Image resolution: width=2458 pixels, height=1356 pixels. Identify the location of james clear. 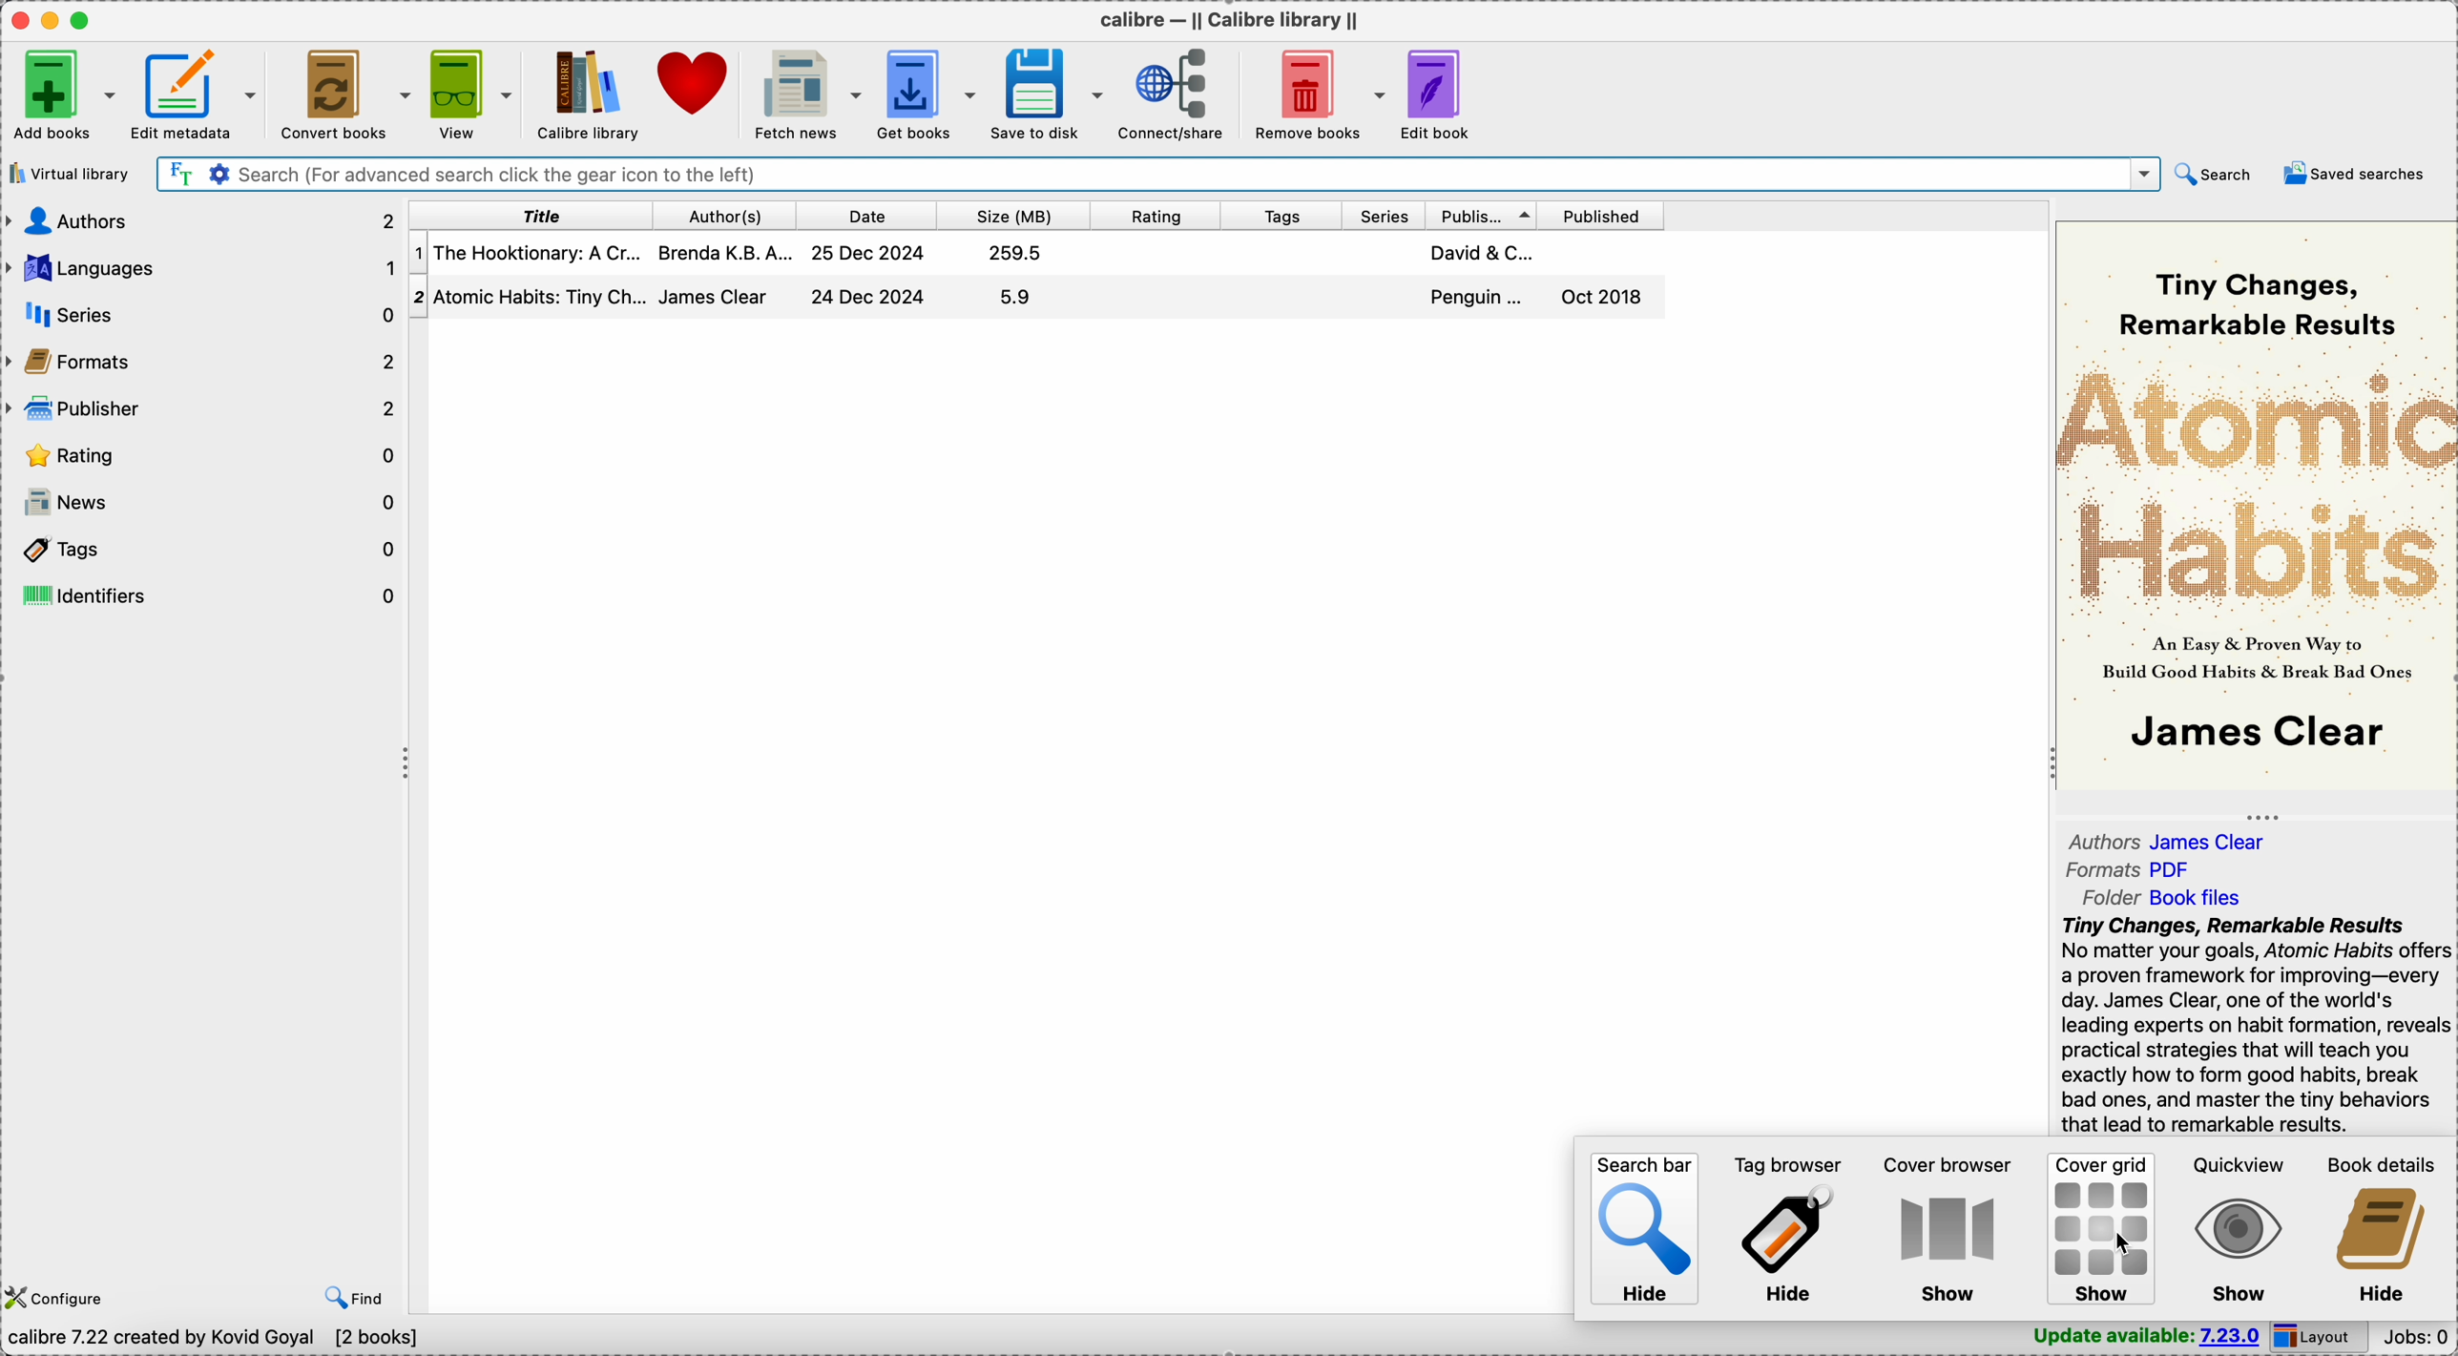
(715, 297).